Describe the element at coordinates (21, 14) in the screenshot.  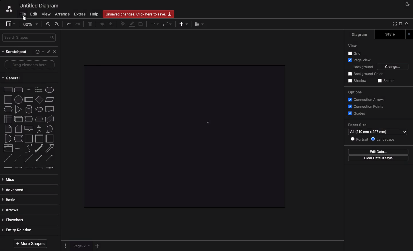
I see `File` at that location.